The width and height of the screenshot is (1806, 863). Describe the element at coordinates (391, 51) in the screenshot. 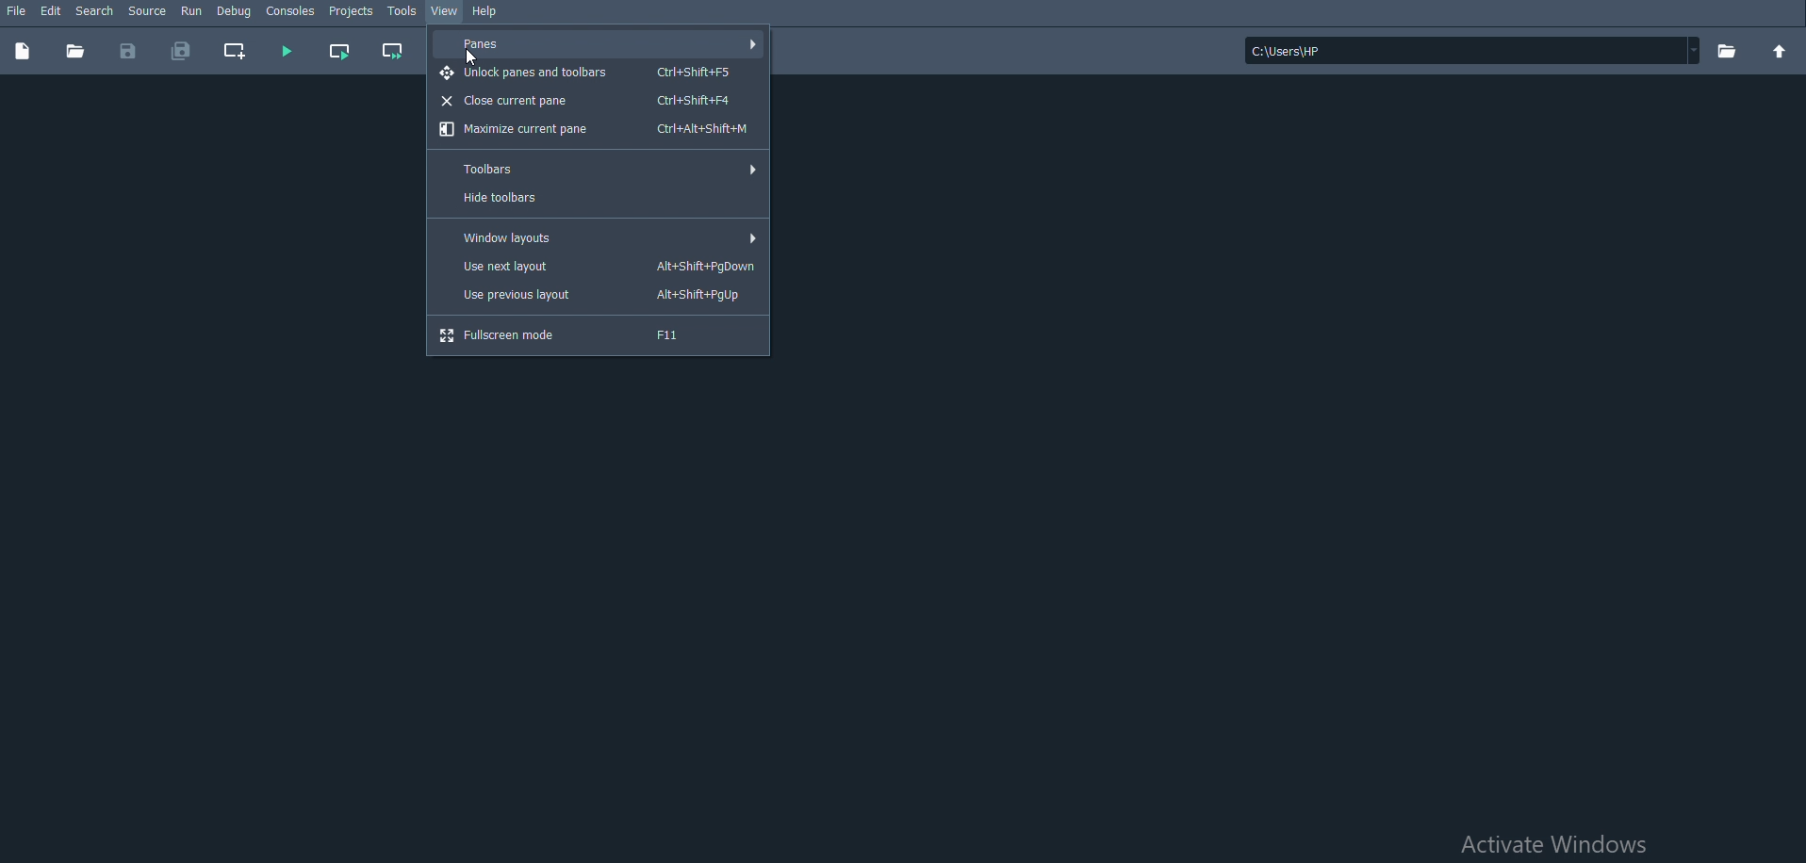

I see `Run current cell and go to the next one` at that location.